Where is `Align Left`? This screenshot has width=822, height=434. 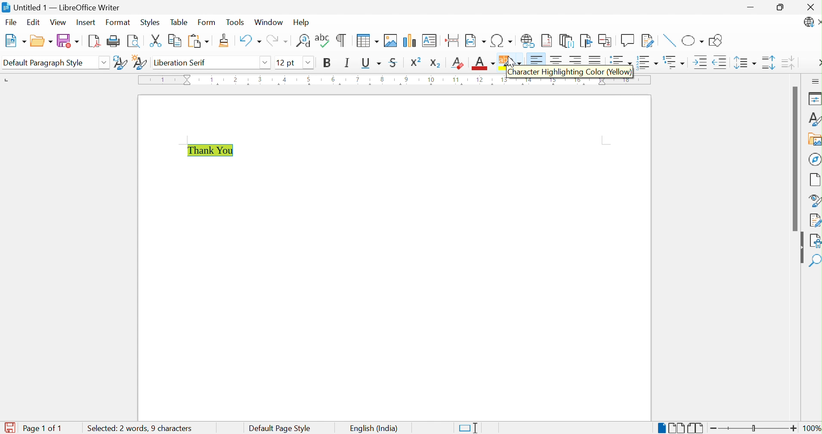
Align Left is located at coordinates (537, 59).